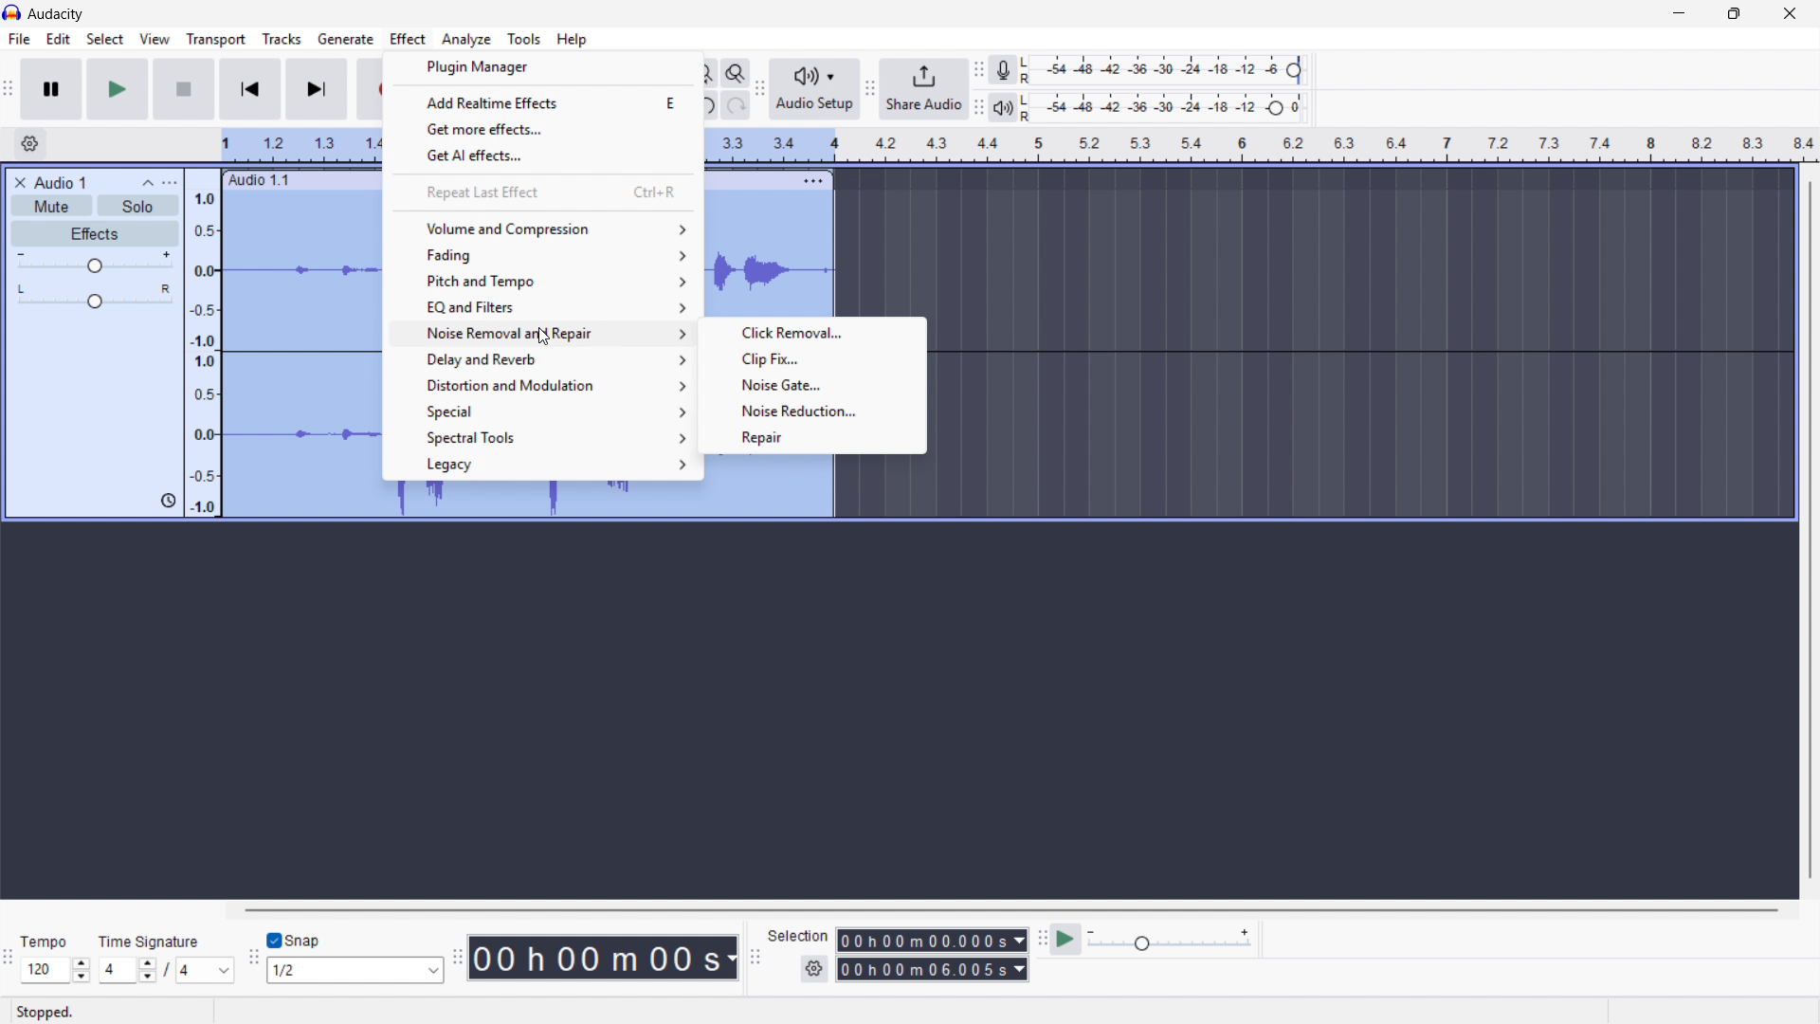 Image resolution: width=1820 pixels, height=1024 pixels. What do you see at coordinates (1811, 530) in the screenshot?
I see `Vertical scrollbar` at bounding box center [1811, 530].